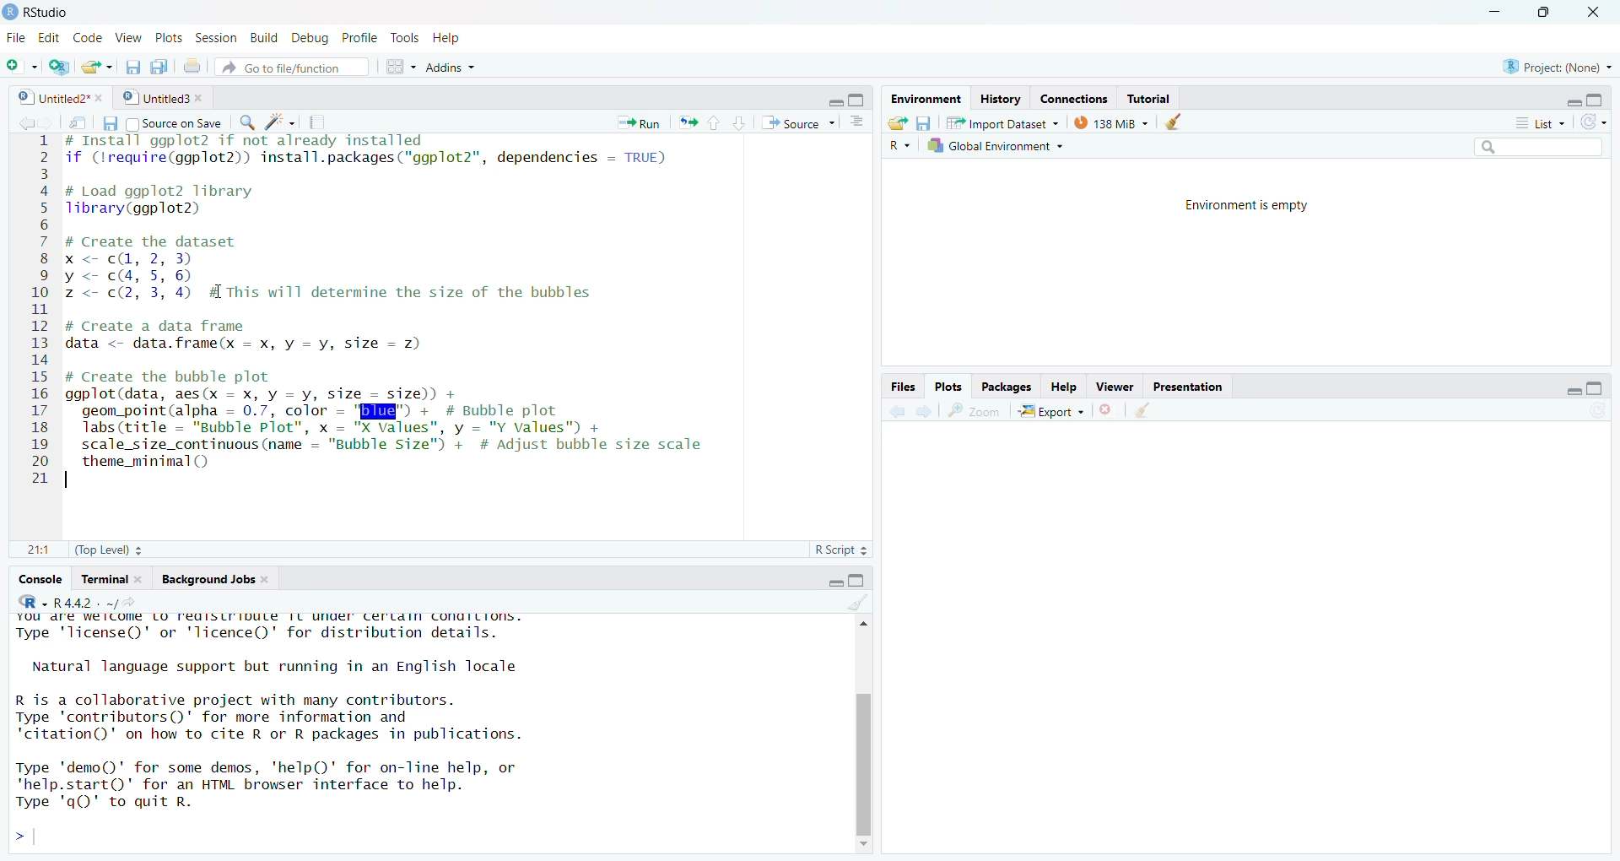 This screenshot has height=861, width=1620. What do you see at coordinates (59, 63) in the screenshot?
I see `Change Project` at bounding box center [59, 63].